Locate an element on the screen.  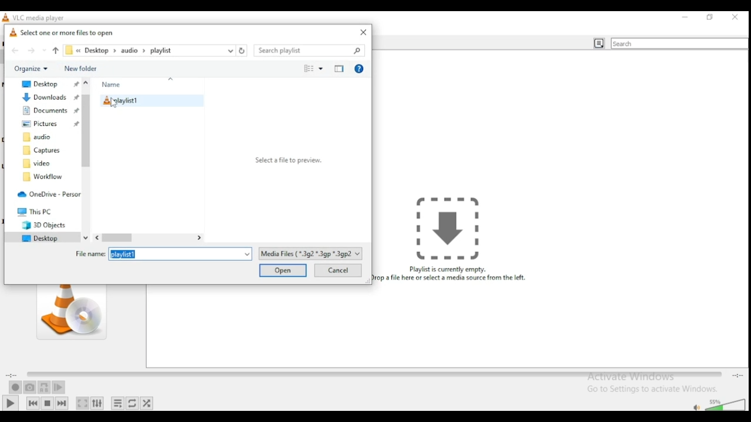
icon is located at coordinates (6, 18).